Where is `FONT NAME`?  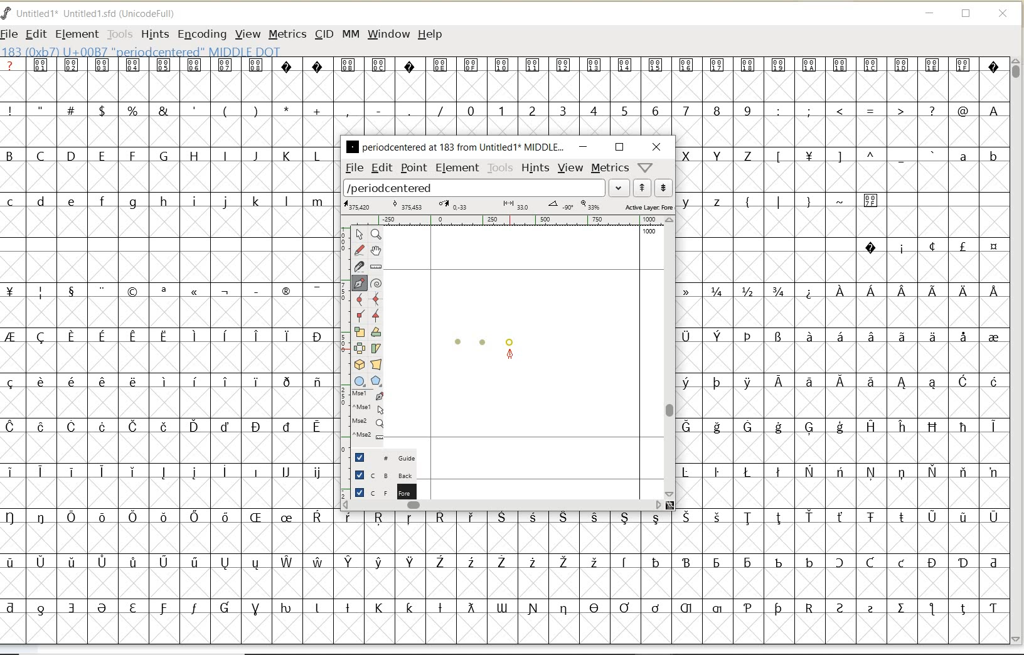
FONT NAME is located at coordinates (98, 14).